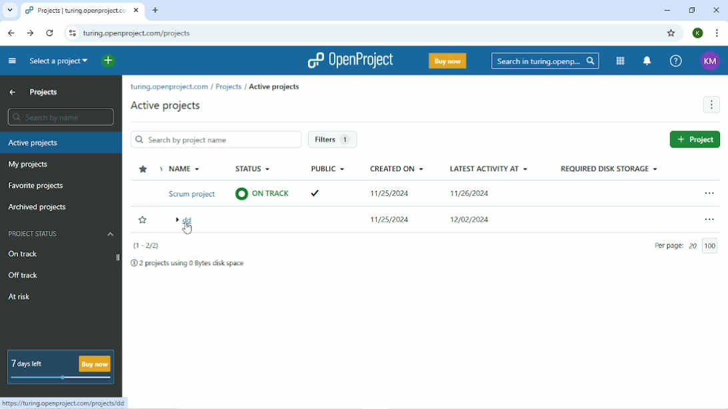 This screenshot has height=409, width=728. What do you see at coordinates (143, 220) in the screenshot?
I see `Add to favorite` at bounding box center [143, 220].